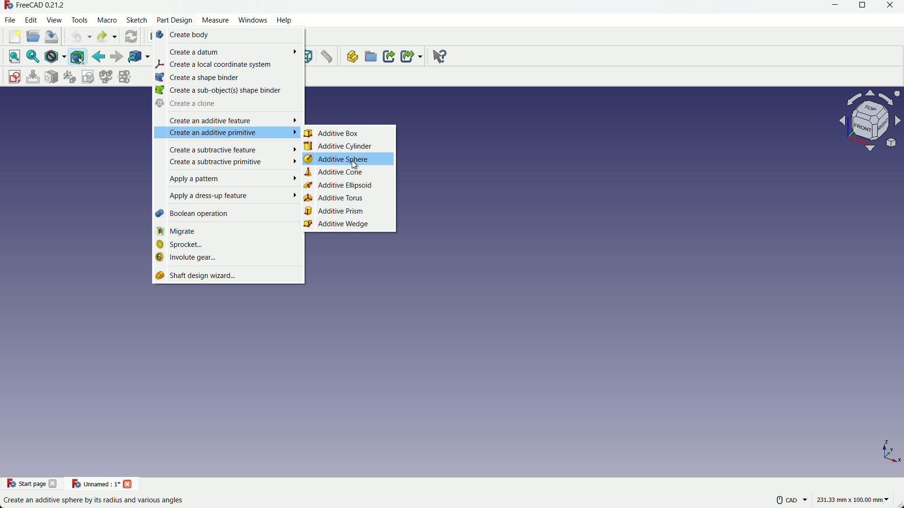  Describe the element at coordinates (76, 38) in the screenshot. I see `undo` at that location.